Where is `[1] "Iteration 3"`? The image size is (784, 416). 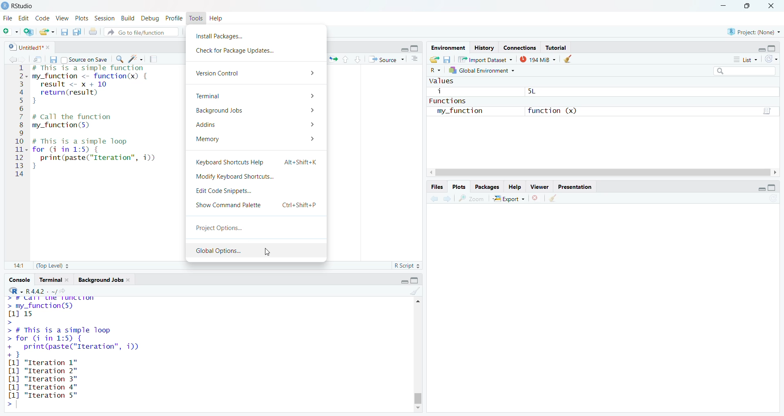 [1] "Iteration 3" is located at coordinates (42, 387).